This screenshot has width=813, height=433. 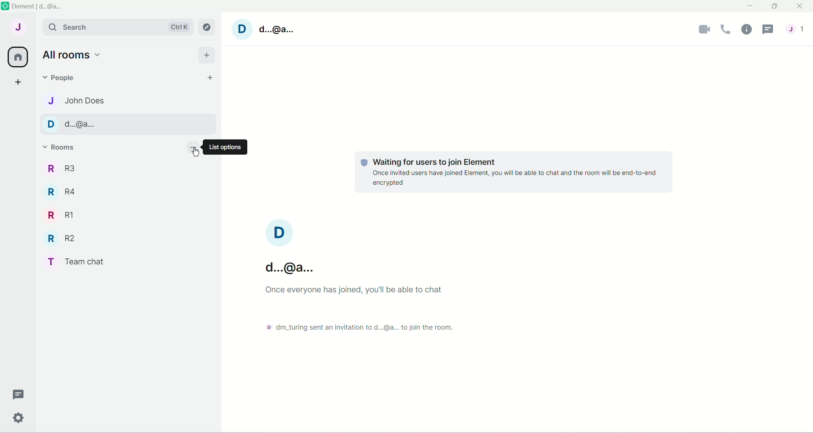 What do you see at coordinates (774, 7) in the screenshot?
I see `Maximize` at bounding box center [774, 7].